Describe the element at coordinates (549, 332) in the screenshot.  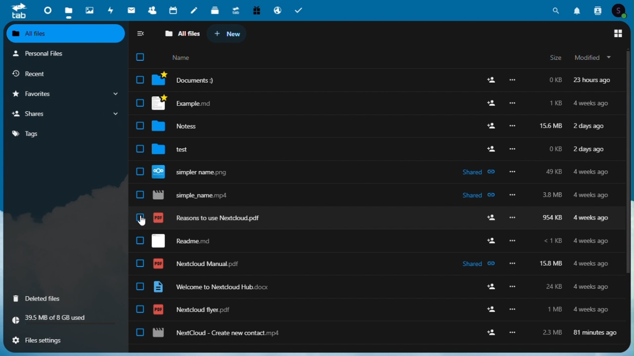
I see `2.3 mb` at that location.